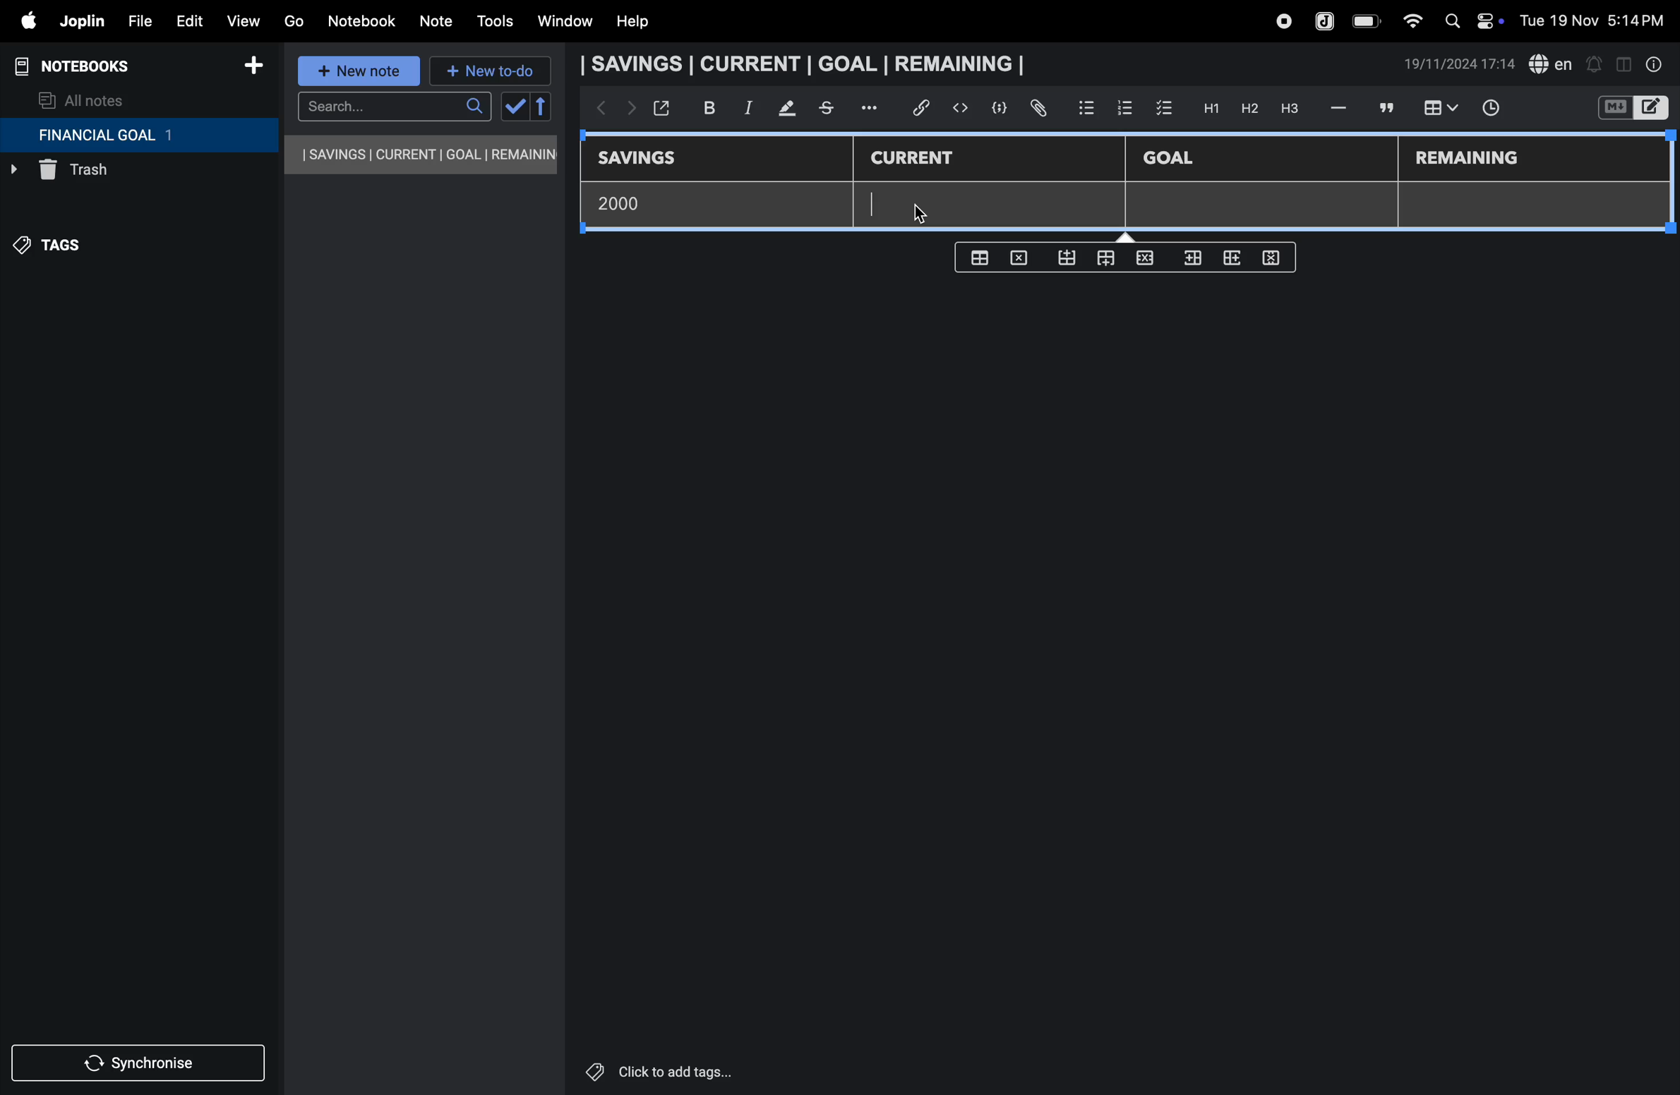 This screenshot has height=1095, width=1680. What do you see at coordinates (1460, 64) in the screenshot?
I see `date and time` at bounding box center [1460, 64].